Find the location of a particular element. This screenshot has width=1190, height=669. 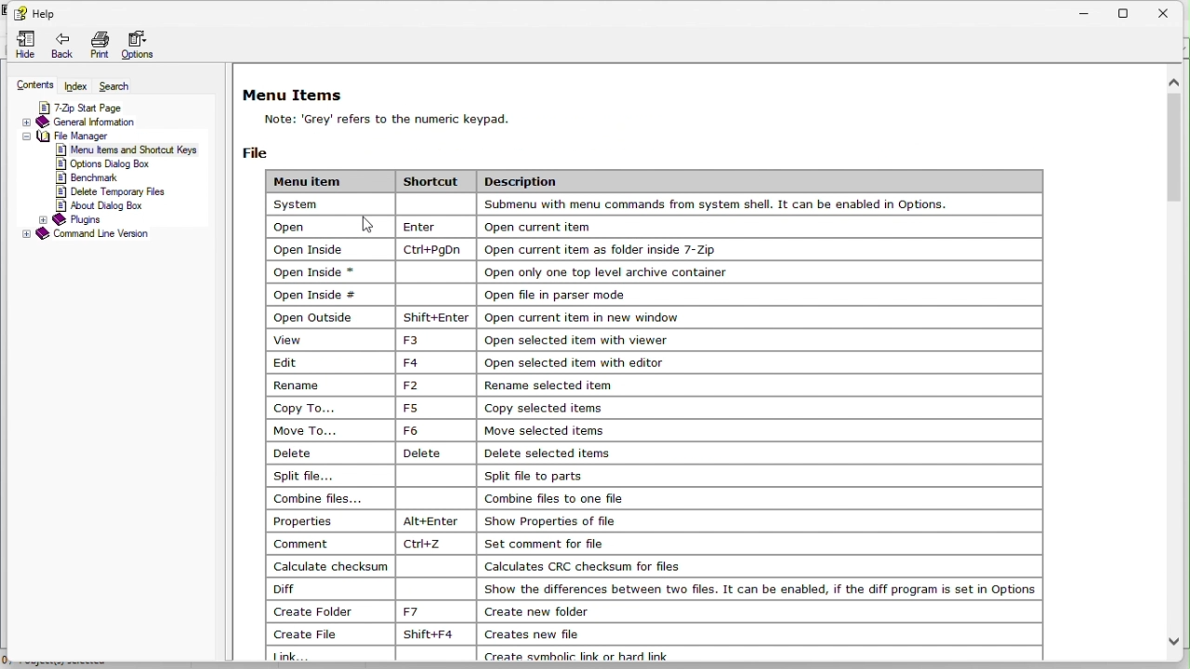

Minimize is located at coordinates (1086, 10).